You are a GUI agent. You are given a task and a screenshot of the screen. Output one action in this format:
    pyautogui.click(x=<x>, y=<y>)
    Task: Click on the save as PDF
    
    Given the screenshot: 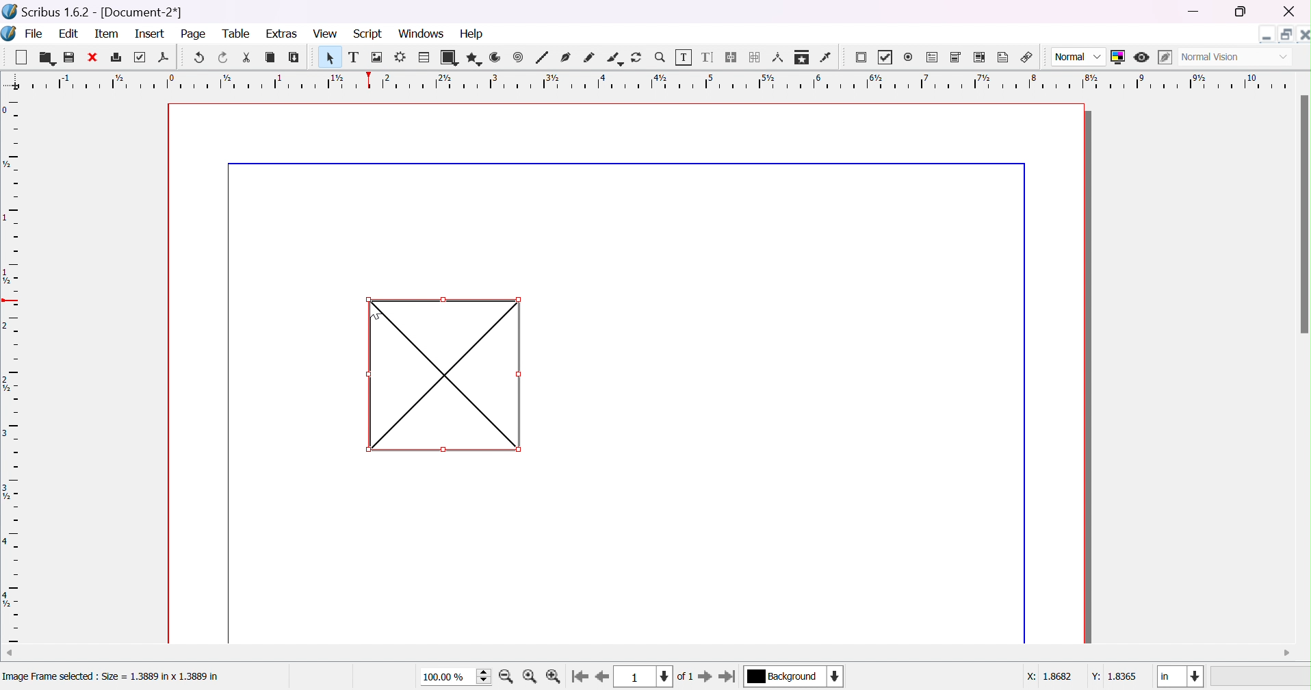 What is the action you would take?
    pyautogui.click(x=163, y=59)
    